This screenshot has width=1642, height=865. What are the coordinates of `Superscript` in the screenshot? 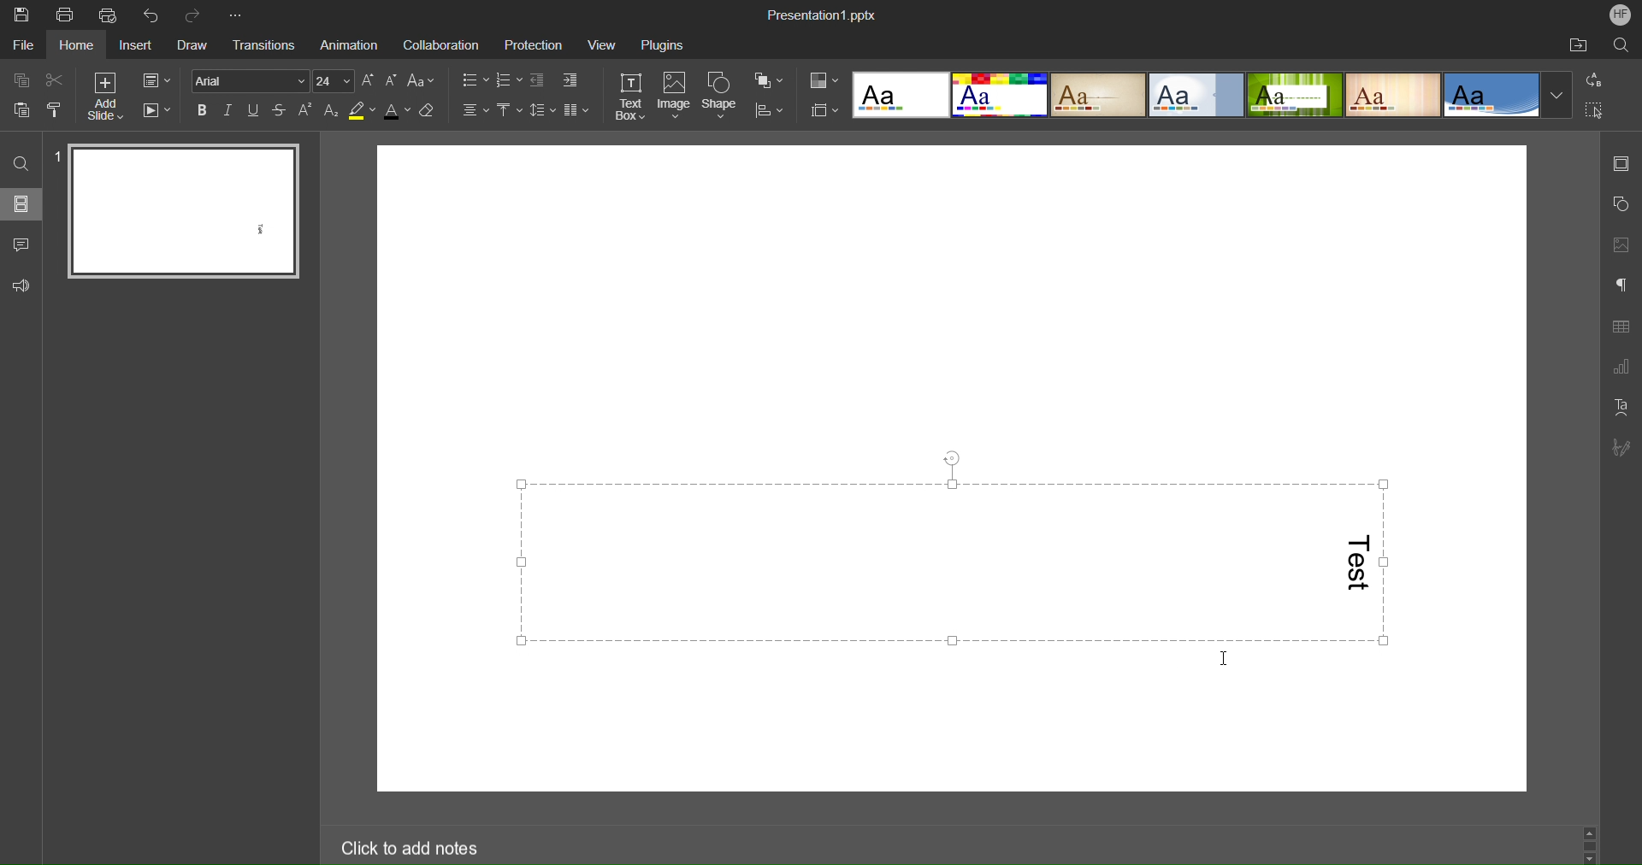 It's located at (305, 111).